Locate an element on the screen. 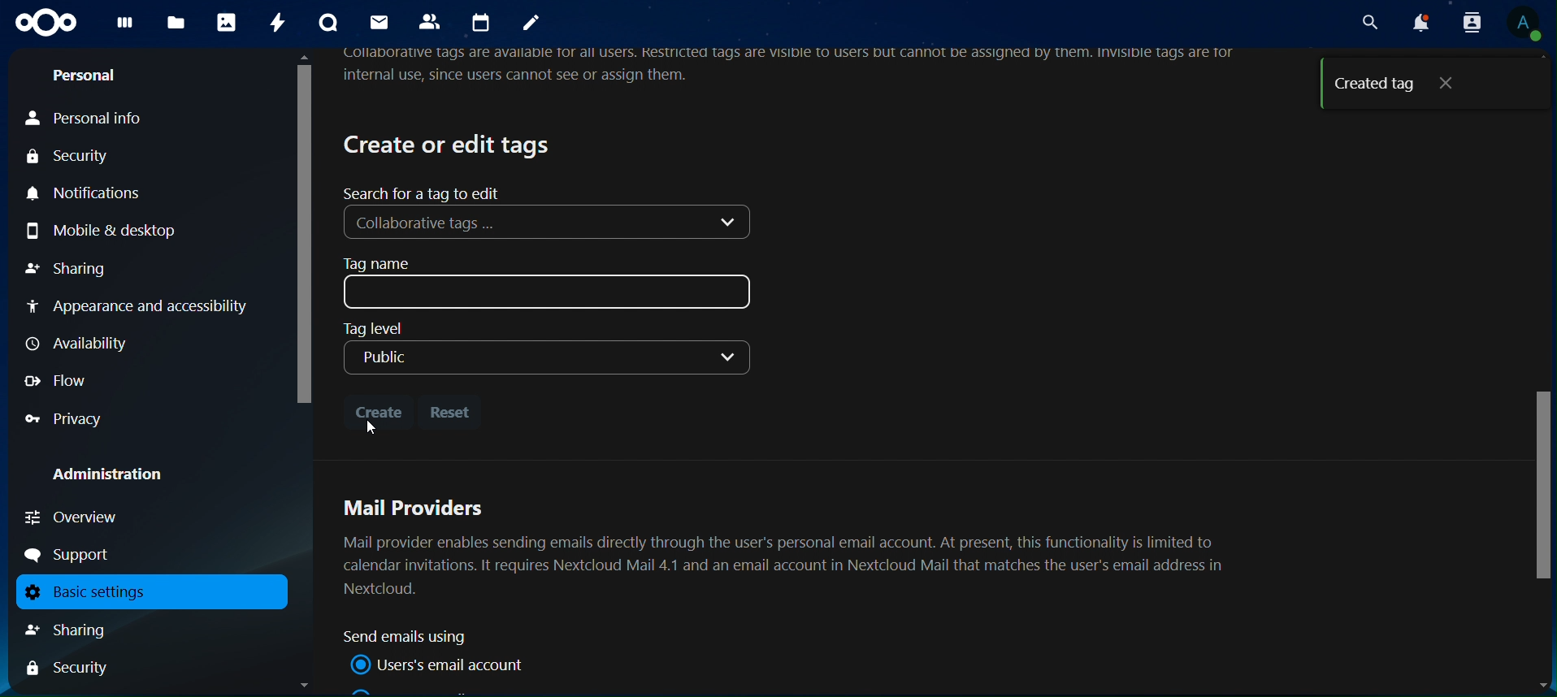 The width and height of the screenshot is (1557, 697). talk is located at coordinates (327, 23).